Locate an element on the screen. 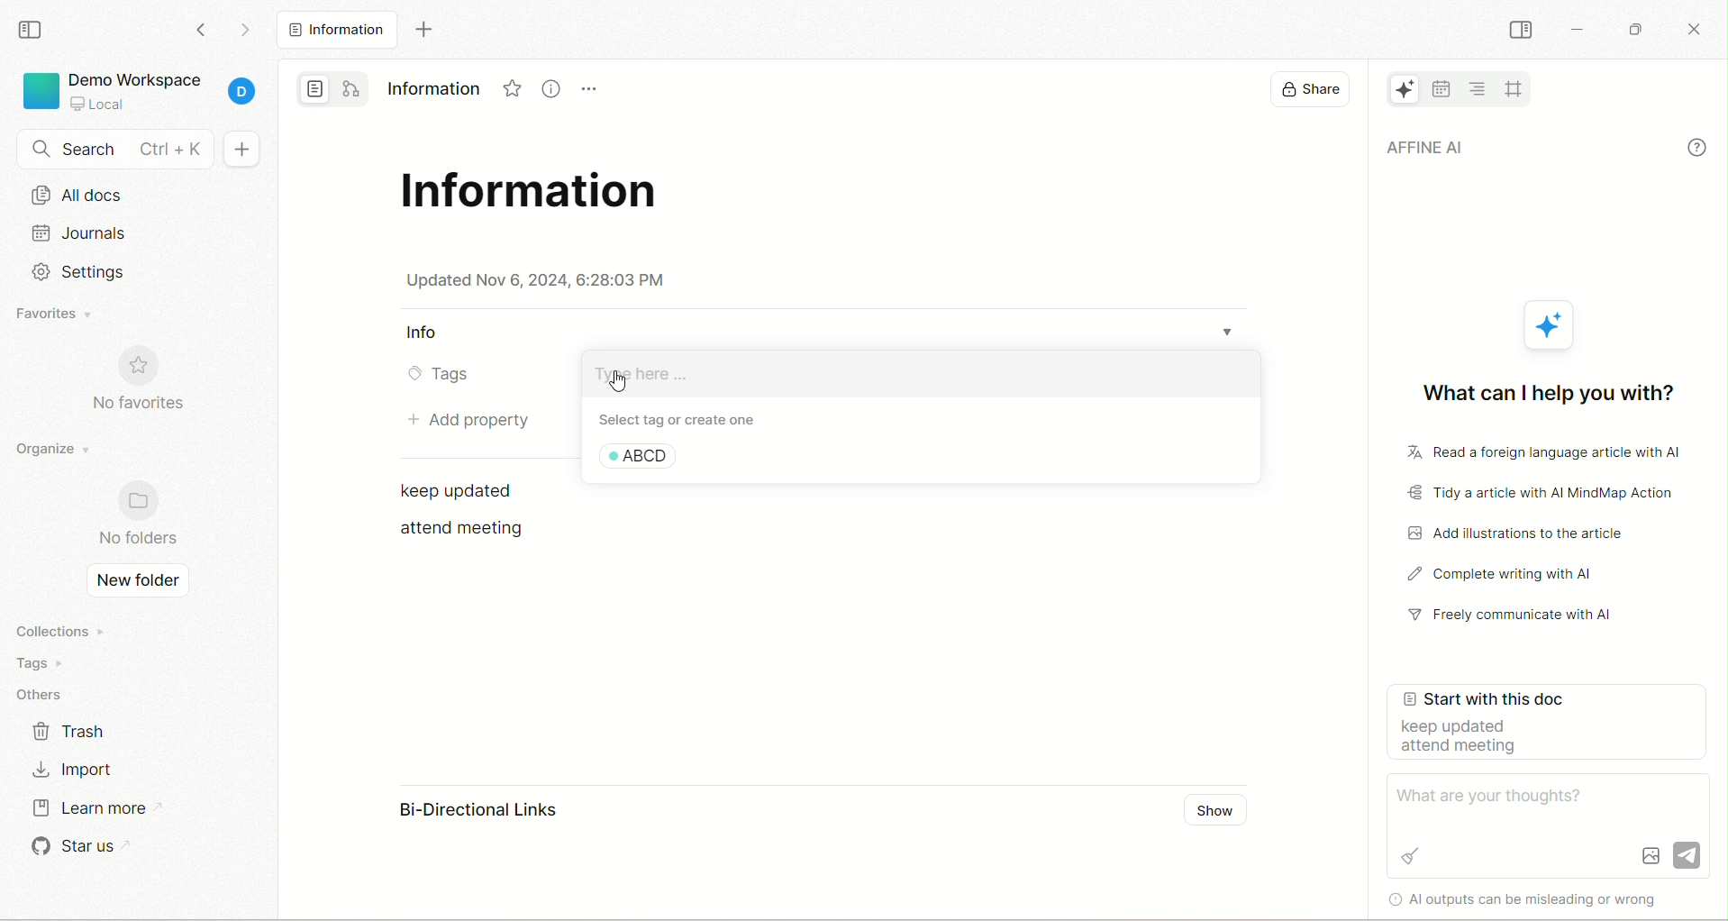 The height and width of the screenshot is (921, 1728). minimize is located at coordinates (1578, 30).